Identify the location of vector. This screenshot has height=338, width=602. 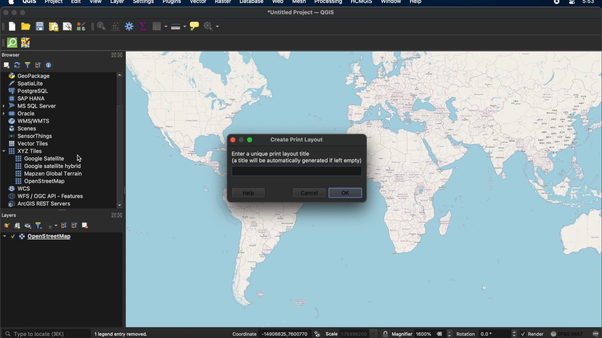
(198, 3).